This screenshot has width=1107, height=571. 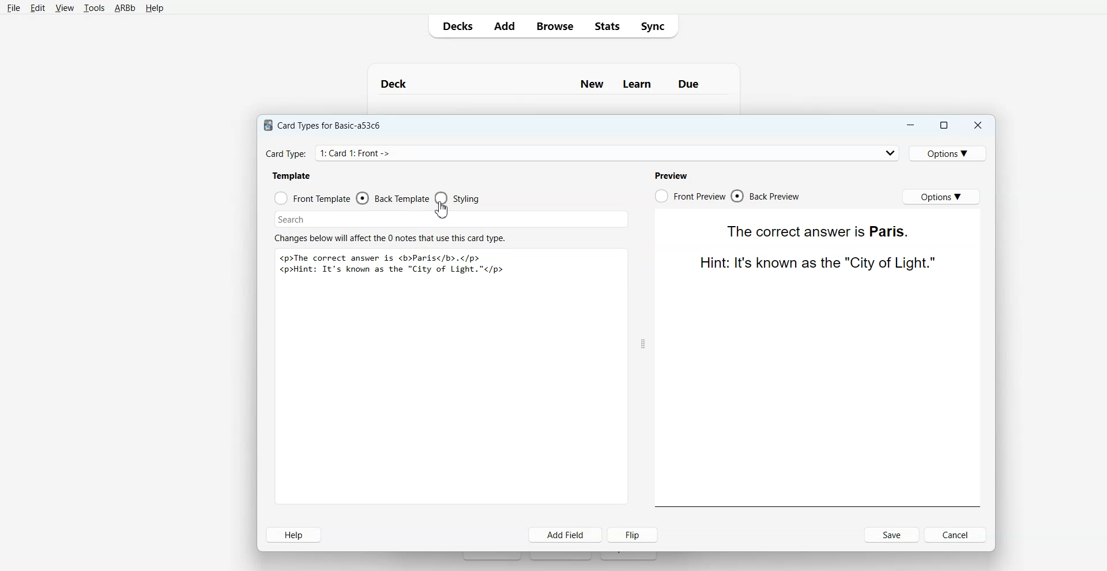 What do you see at coordinates (606, 25) in the screenshot?
I see `Stats` at bounding box center [606, 25].